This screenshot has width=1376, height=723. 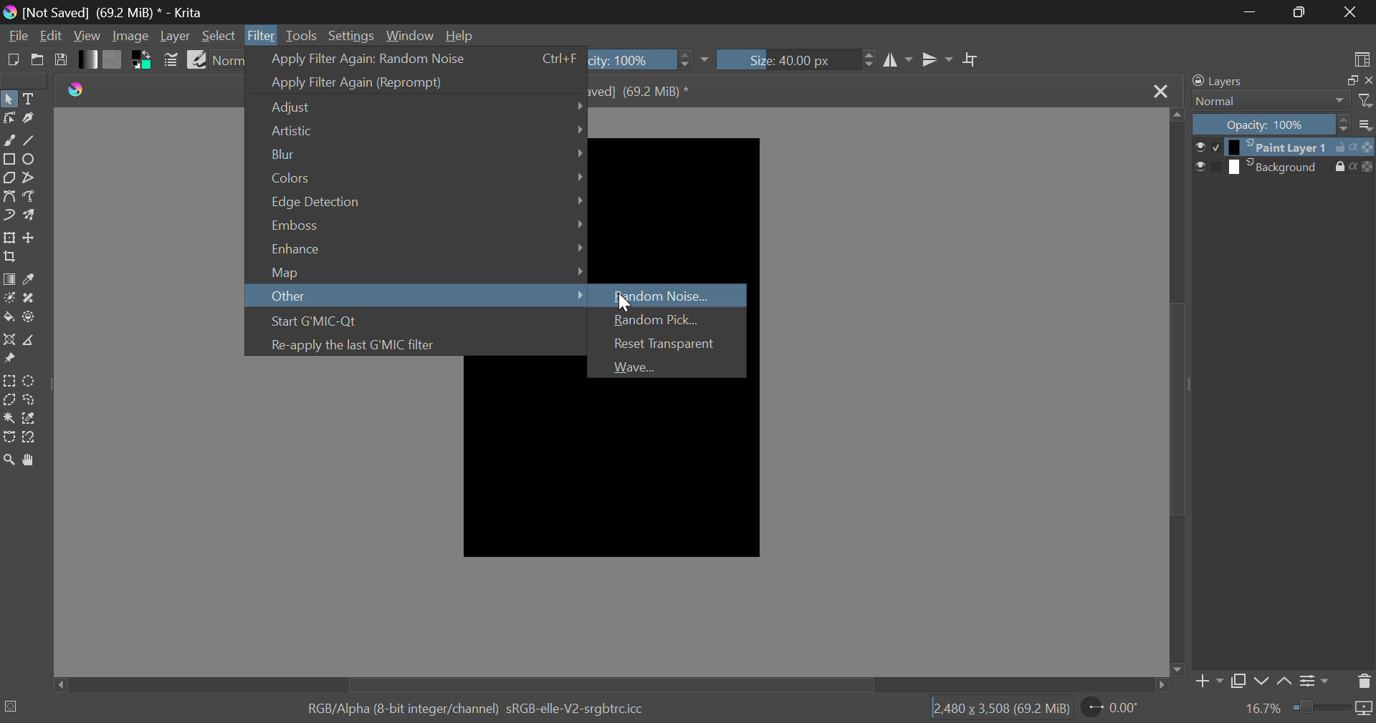 What do you see at coordinates (1198, 145) in the screenshot?
I see `select` at bounding box center [1198, 145].